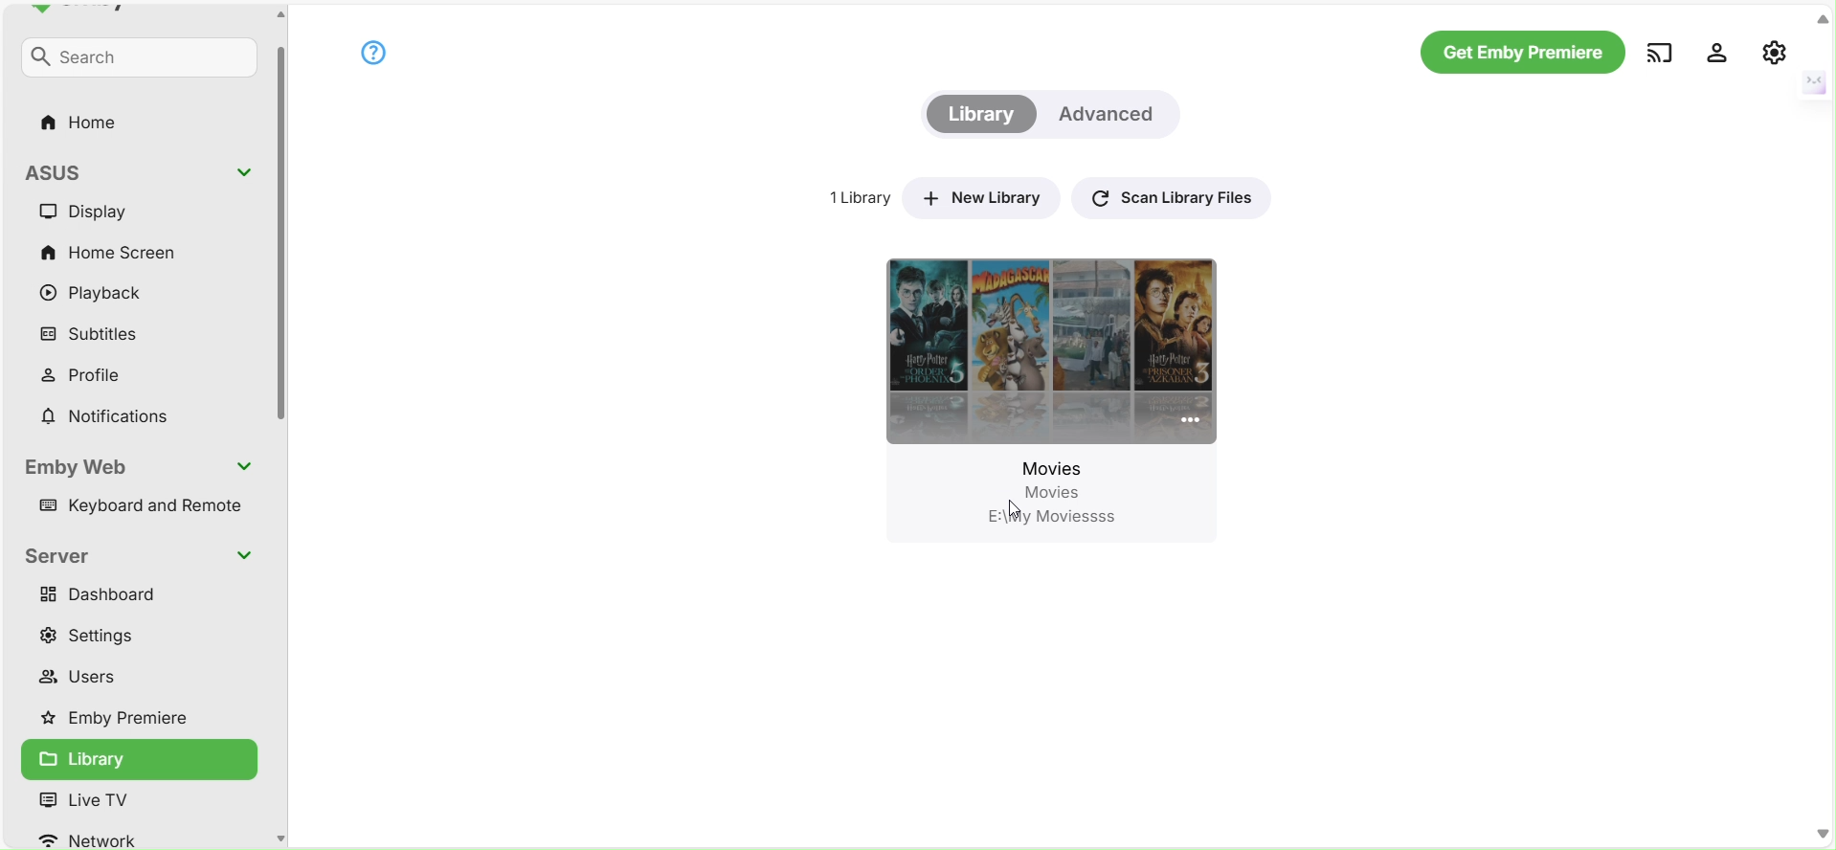 This screenshot has height=850, width=1836. Describe the element at coordinates (1812, 80) in the screenshot. I see `collapse` at that location.